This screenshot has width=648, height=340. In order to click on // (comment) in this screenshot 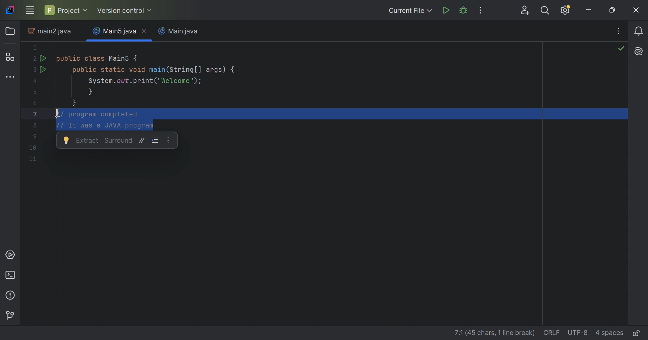, I will do `click(142, 140)`.